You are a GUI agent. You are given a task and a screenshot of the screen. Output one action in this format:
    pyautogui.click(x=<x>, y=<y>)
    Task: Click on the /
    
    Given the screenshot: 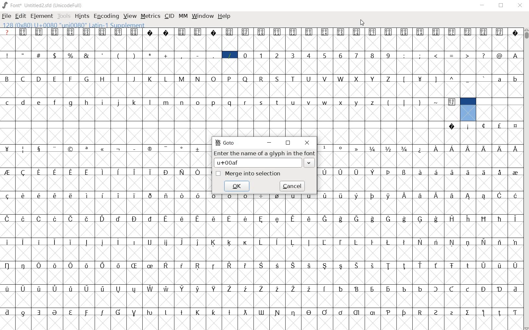 What is the action you would take?
    pyautogui.click(x=229, y=55)
    